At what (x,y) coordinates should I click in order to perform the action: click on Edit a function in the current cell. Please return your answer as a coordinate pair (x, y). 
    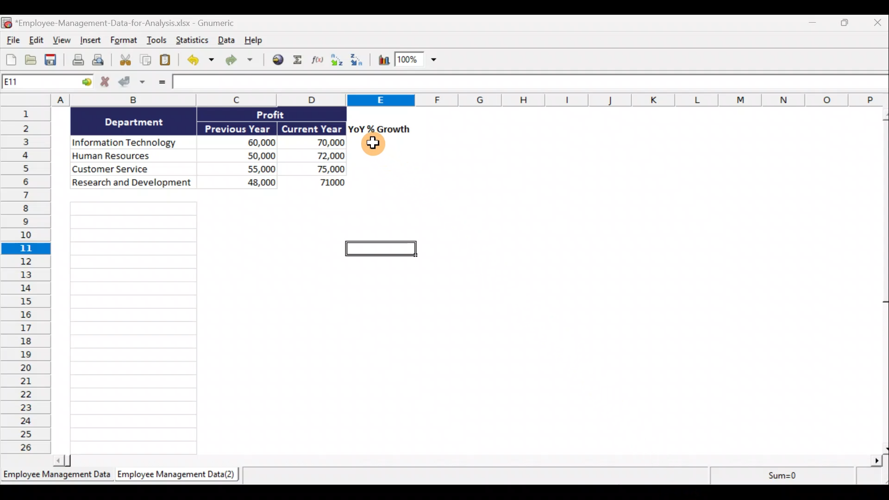
    Looking at the image, I should click on (320, 62).